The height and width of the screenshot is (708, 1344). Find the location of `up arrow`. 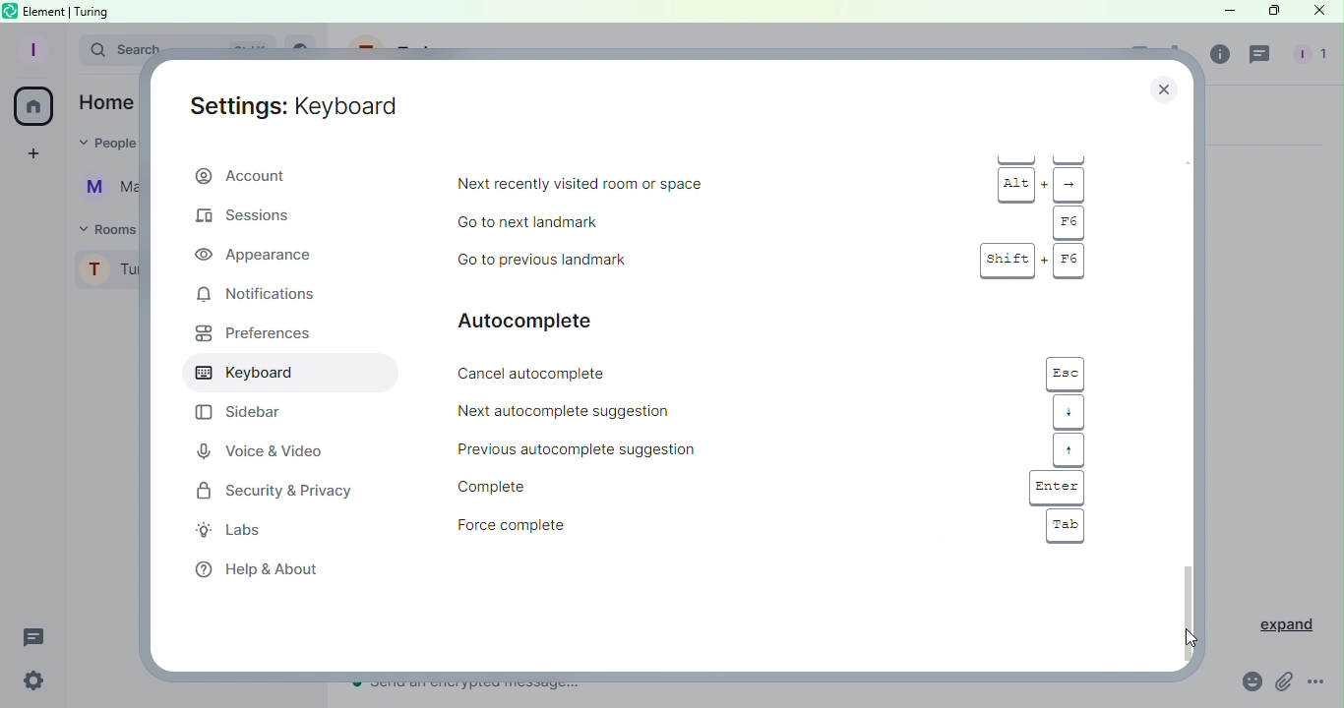

up arrow is located at coordinates (1069, 449).